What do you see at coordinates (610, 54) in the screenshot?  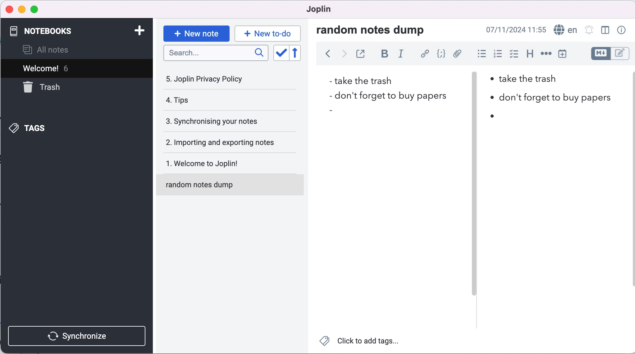 I see `toggle editors` at bounding box center [610, 54].